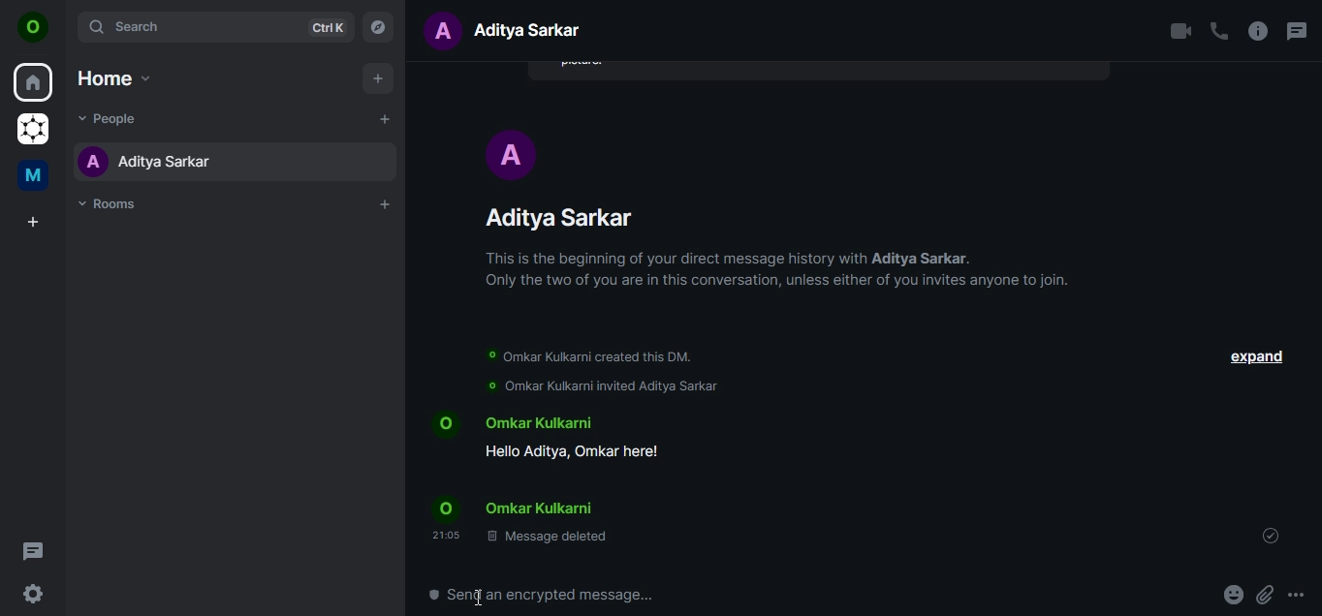 The image size is (1322, 616). What do you see at coordinates (386, 119) in the screenshot?
I see `start chat` at bounding box center [386, 119].